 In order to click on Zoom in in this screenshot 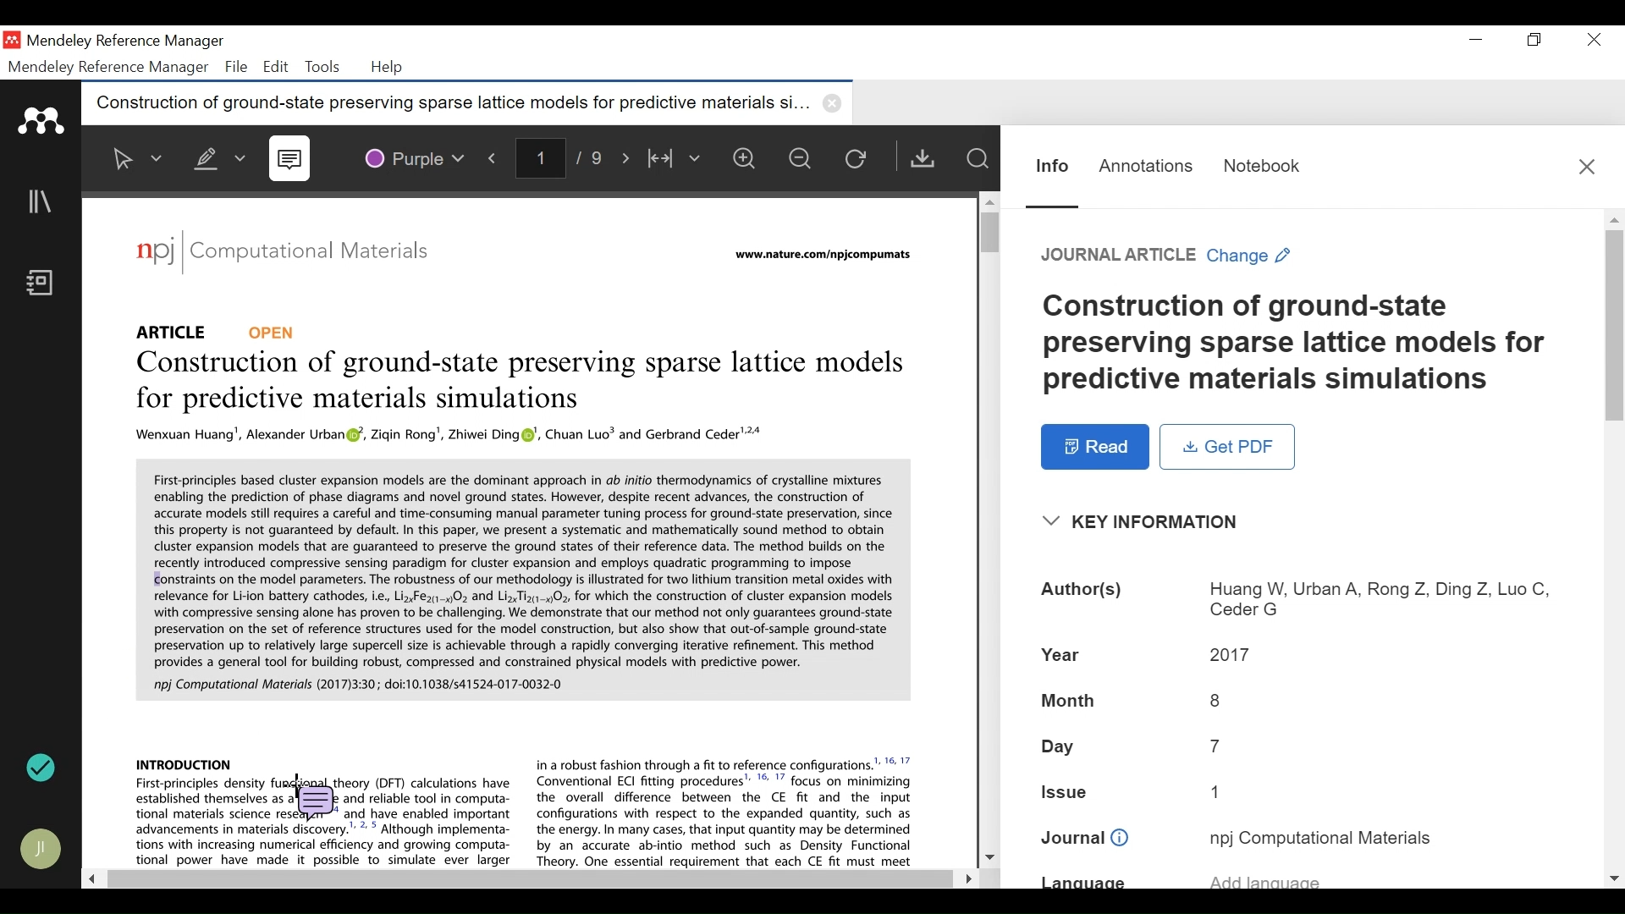, I will do `click(747, 160)`.